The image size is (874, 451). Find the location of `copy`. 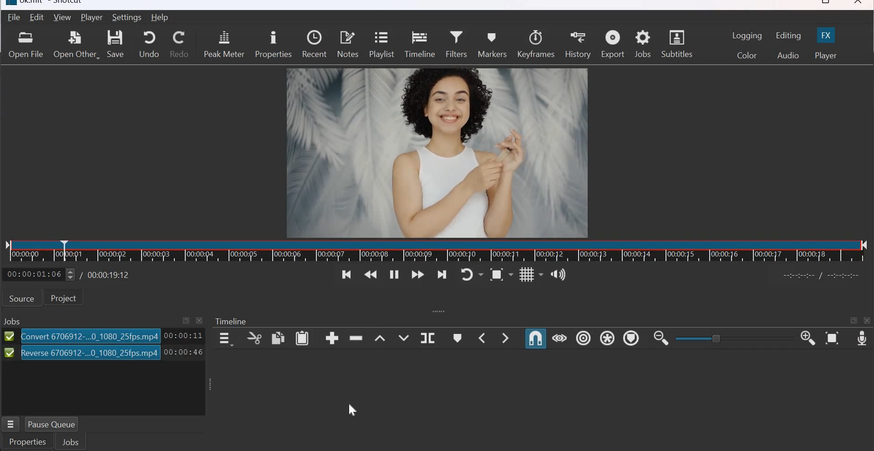

copy is located at coordinates (278, 338).